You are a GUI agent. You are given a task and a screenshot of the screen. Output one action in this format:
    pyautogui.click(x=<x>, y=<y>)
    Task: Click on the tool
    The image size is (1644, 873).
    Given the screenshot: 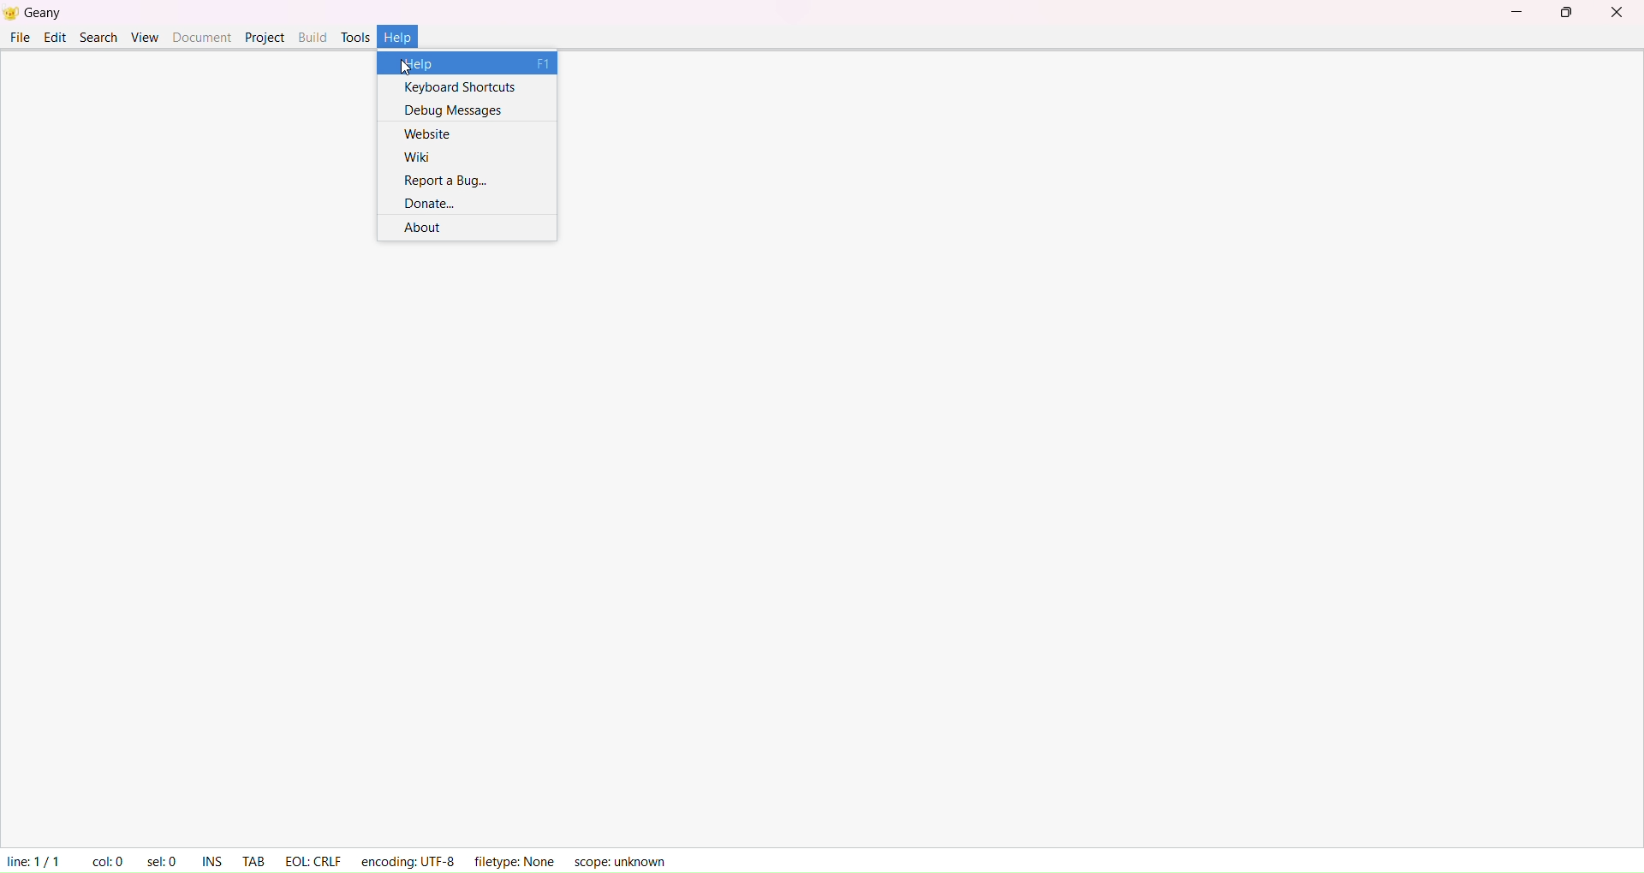 What is the action you would take?
    pyautogui.click(x=357, y=35)
    